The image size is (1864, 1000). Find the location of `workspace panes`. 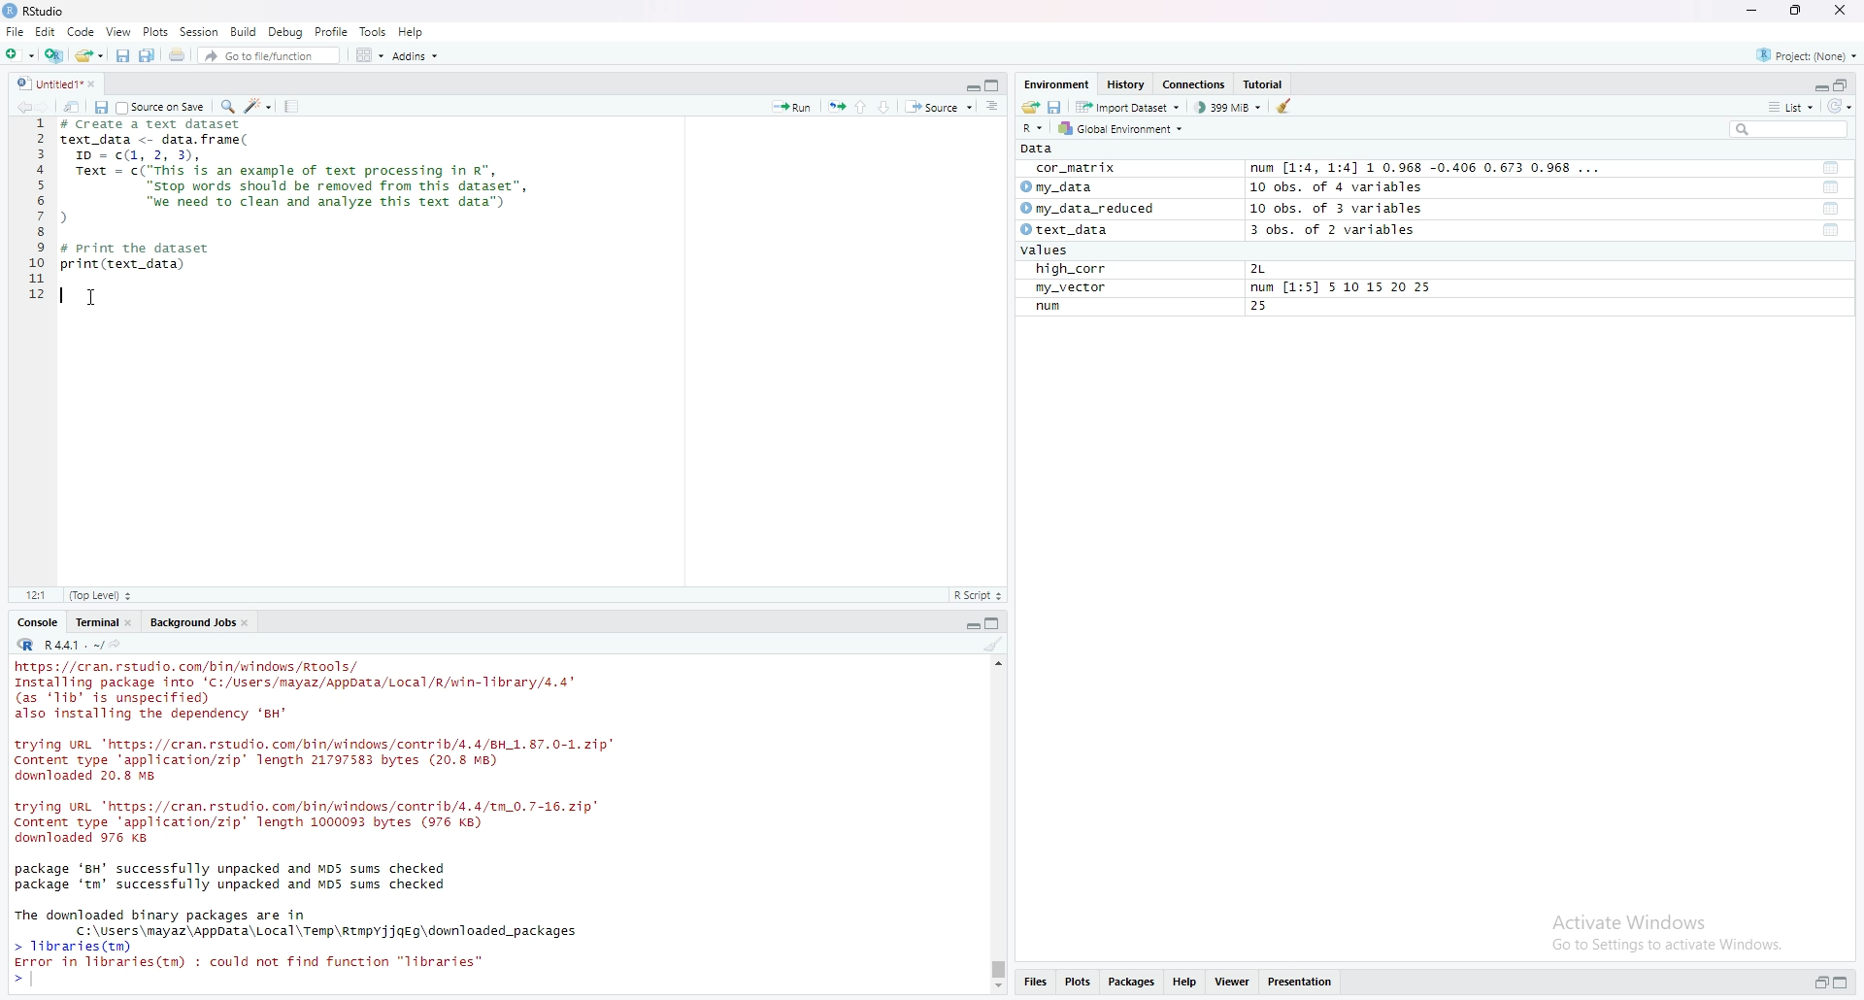

workspace panes is located at coordinates (370, 57).